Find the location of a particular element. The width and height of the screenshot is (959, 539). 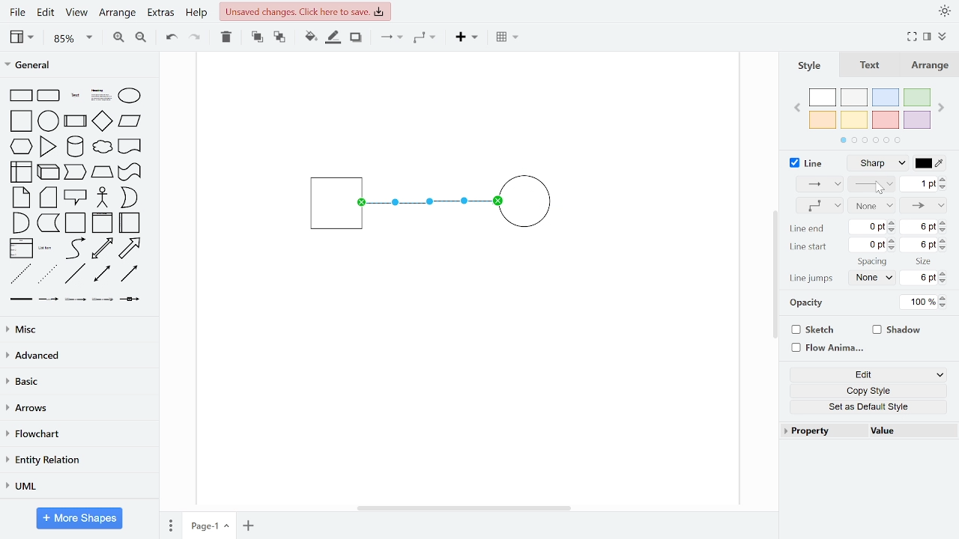

data storage is located at coordinates (49, 222).